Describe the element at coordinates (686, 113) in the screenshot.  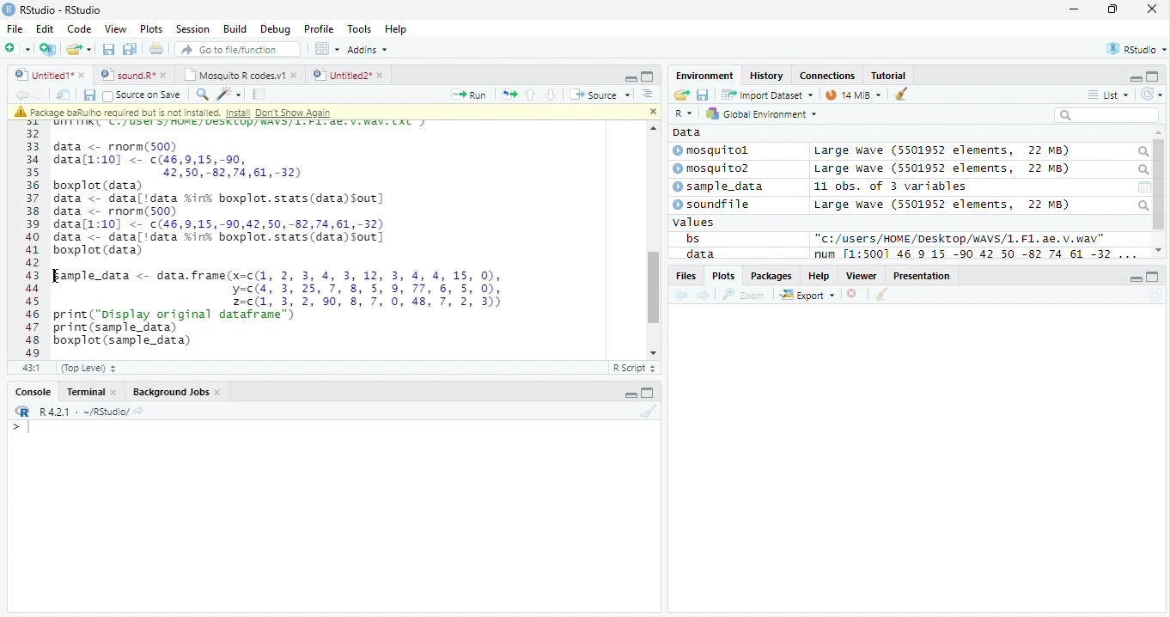
I see `R` at that location.